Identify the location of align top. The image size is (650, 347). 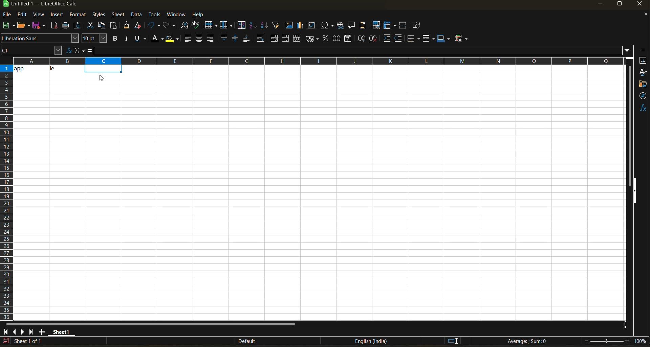
(223, 38).